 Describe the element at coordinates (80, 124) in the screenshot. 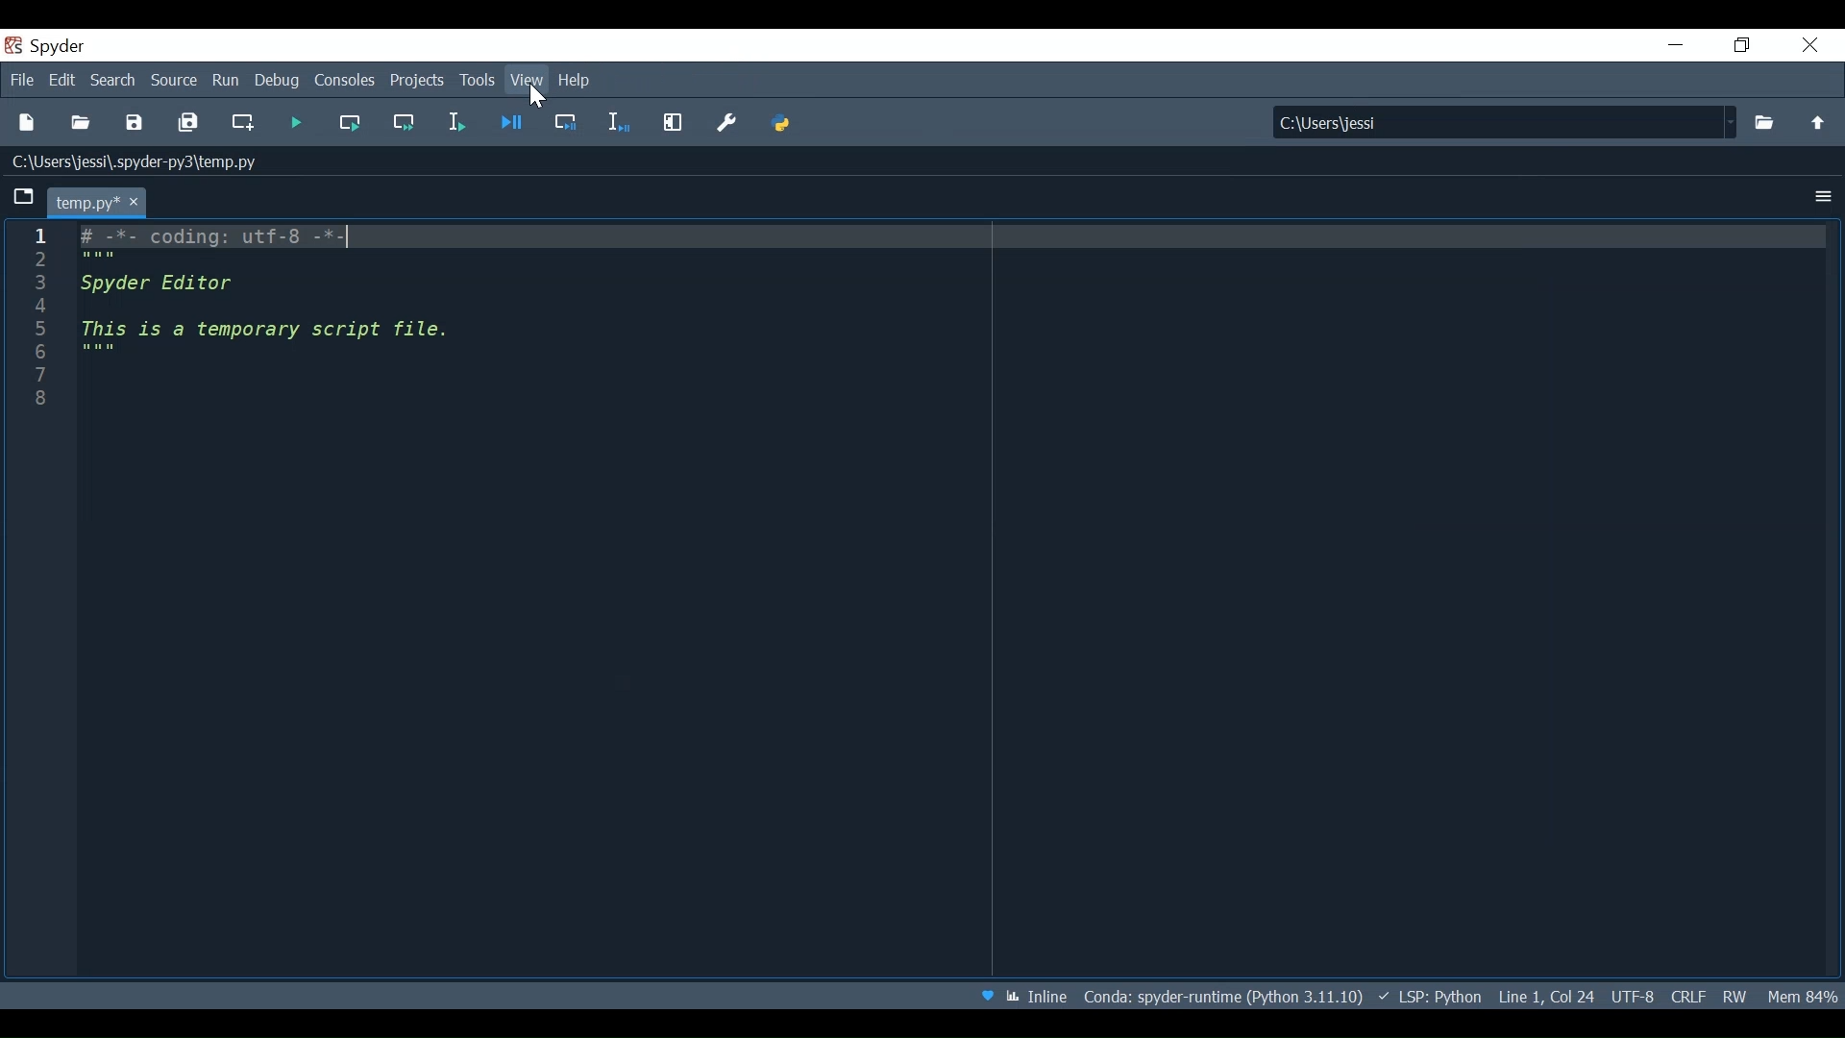

I see `Open File` at that location.